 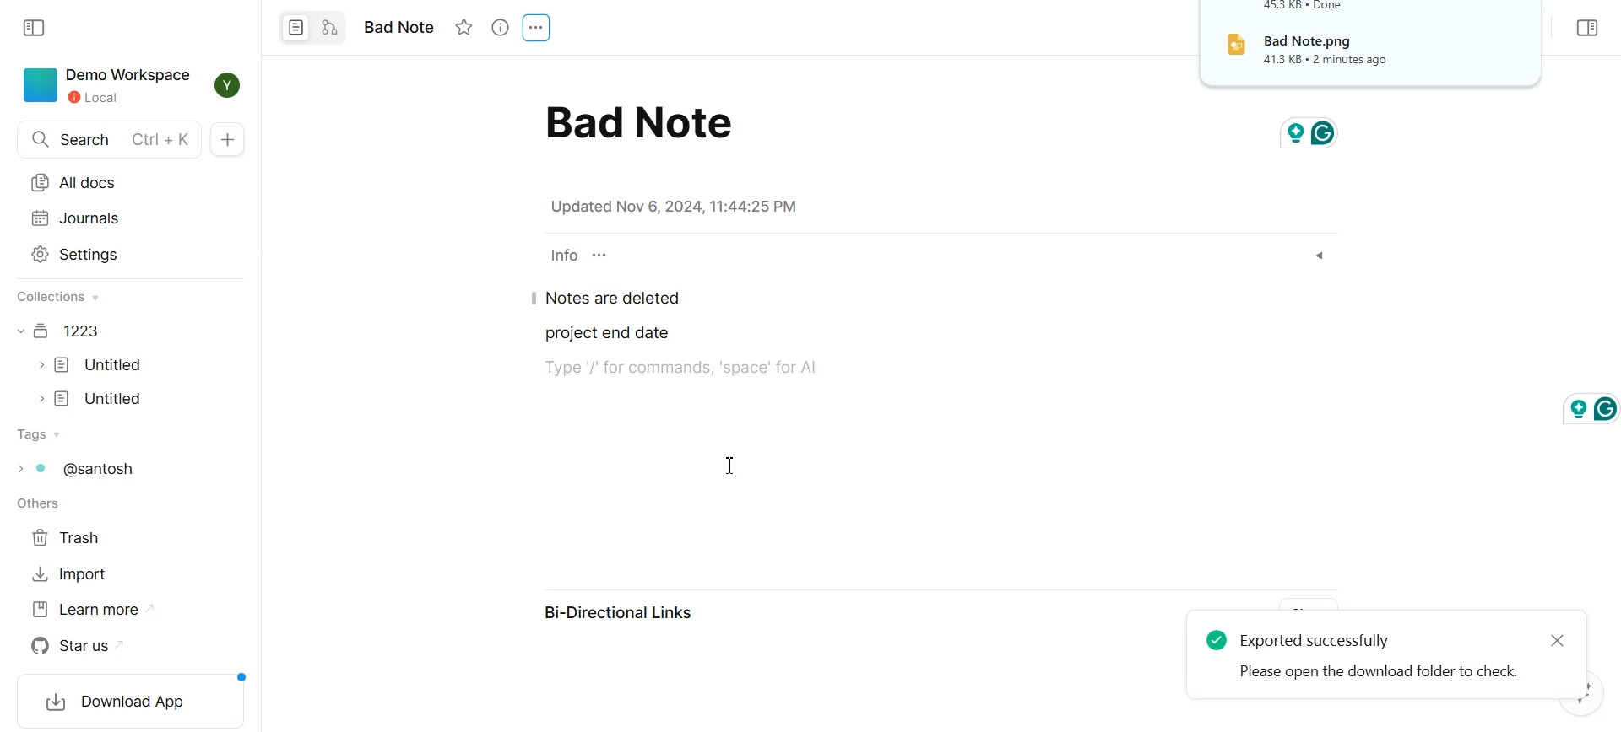 What do you see at coordinates (1320, 256) in the screenshot?
I see `Dropdown box` at bounding box center [1320, 256].